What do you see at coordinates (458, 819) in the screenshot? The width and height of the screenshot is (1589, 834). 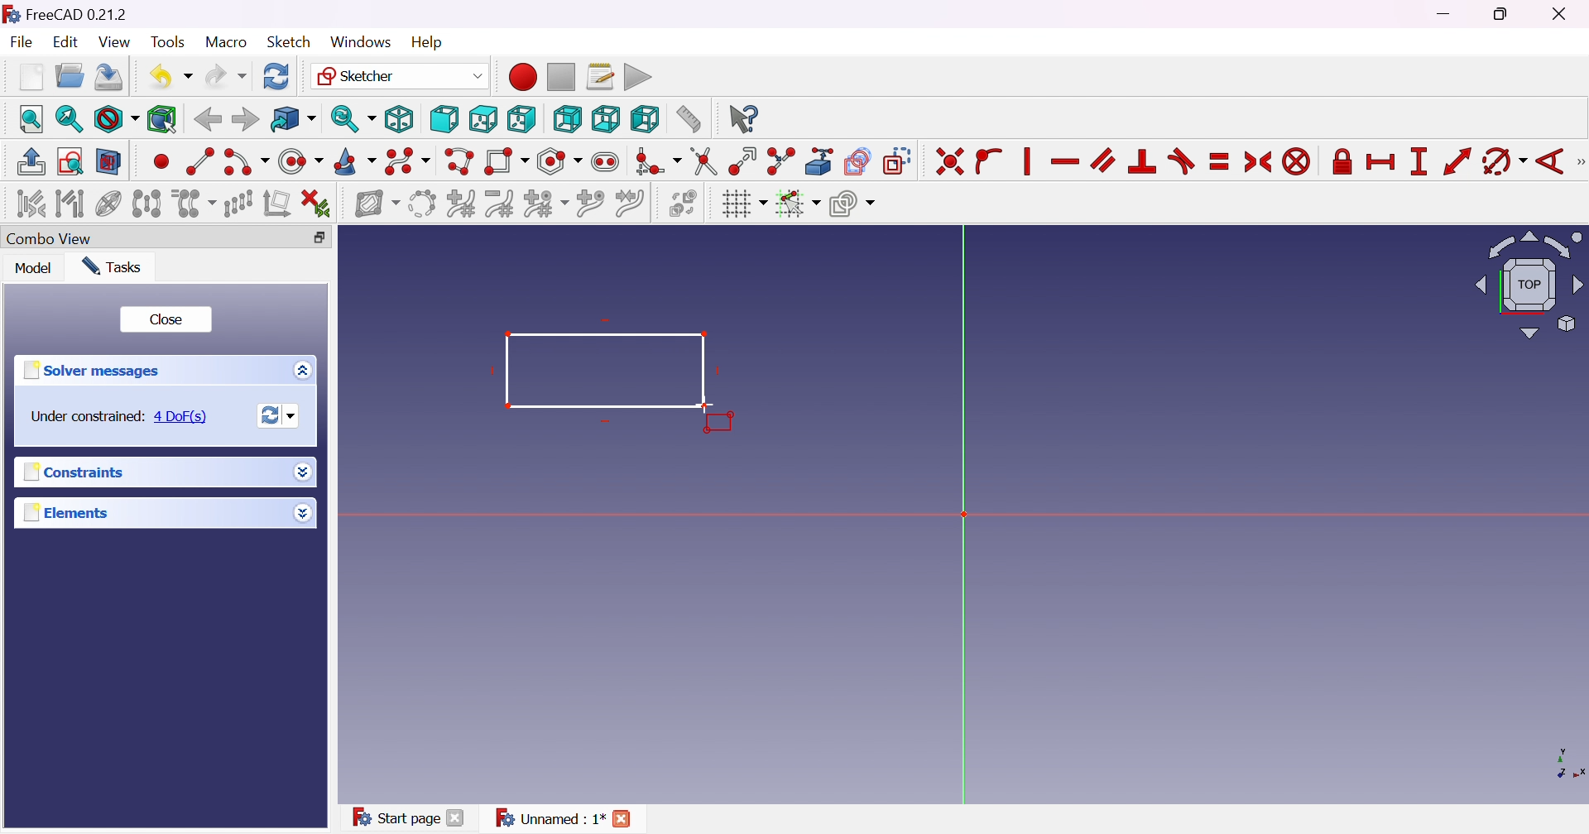 I see `Close` at bounding box center [458, 819].